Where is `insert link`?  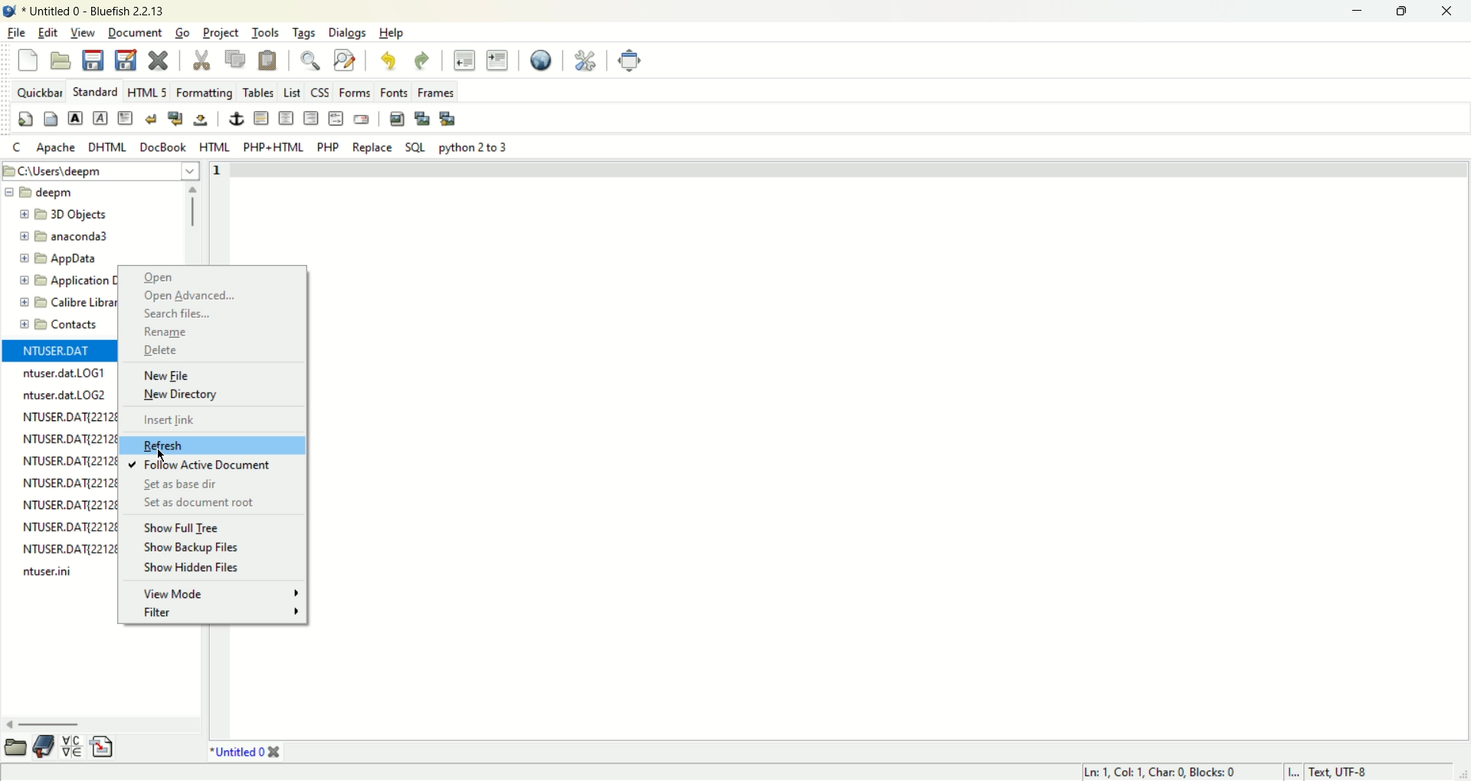 insert link is located at coordinates (187, 419).